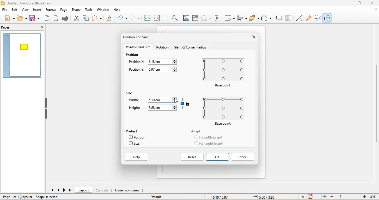 This screenshot has height=200, width=379. I want to click on close, so click(253, 37).